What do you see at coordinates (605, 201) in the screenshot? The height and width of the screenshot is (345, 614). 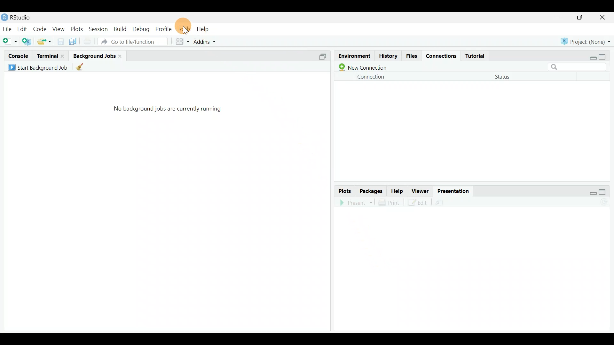 I see `Refresh the presentation view` at bounding box center [605, 201].